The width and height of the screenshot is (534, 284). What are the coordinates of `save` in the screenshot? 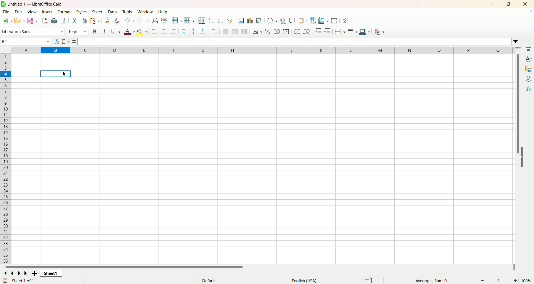 It's located at (32, 21).